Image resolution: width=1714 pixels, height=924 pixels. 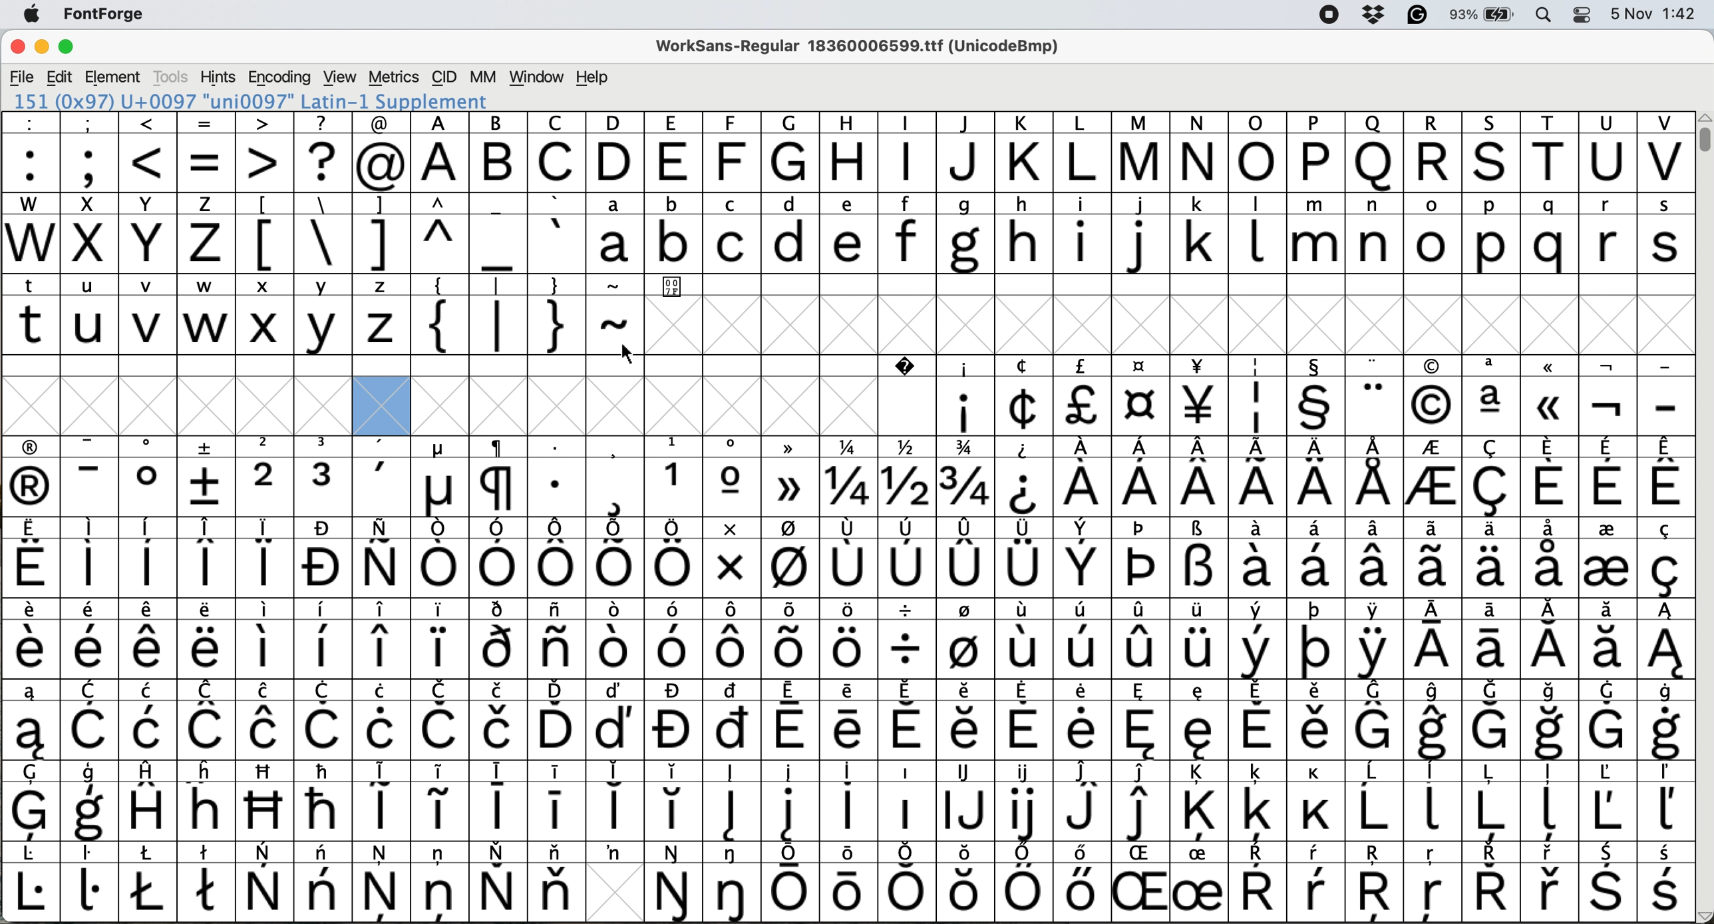 I want to click on symbol, so click(x=32, y=477).